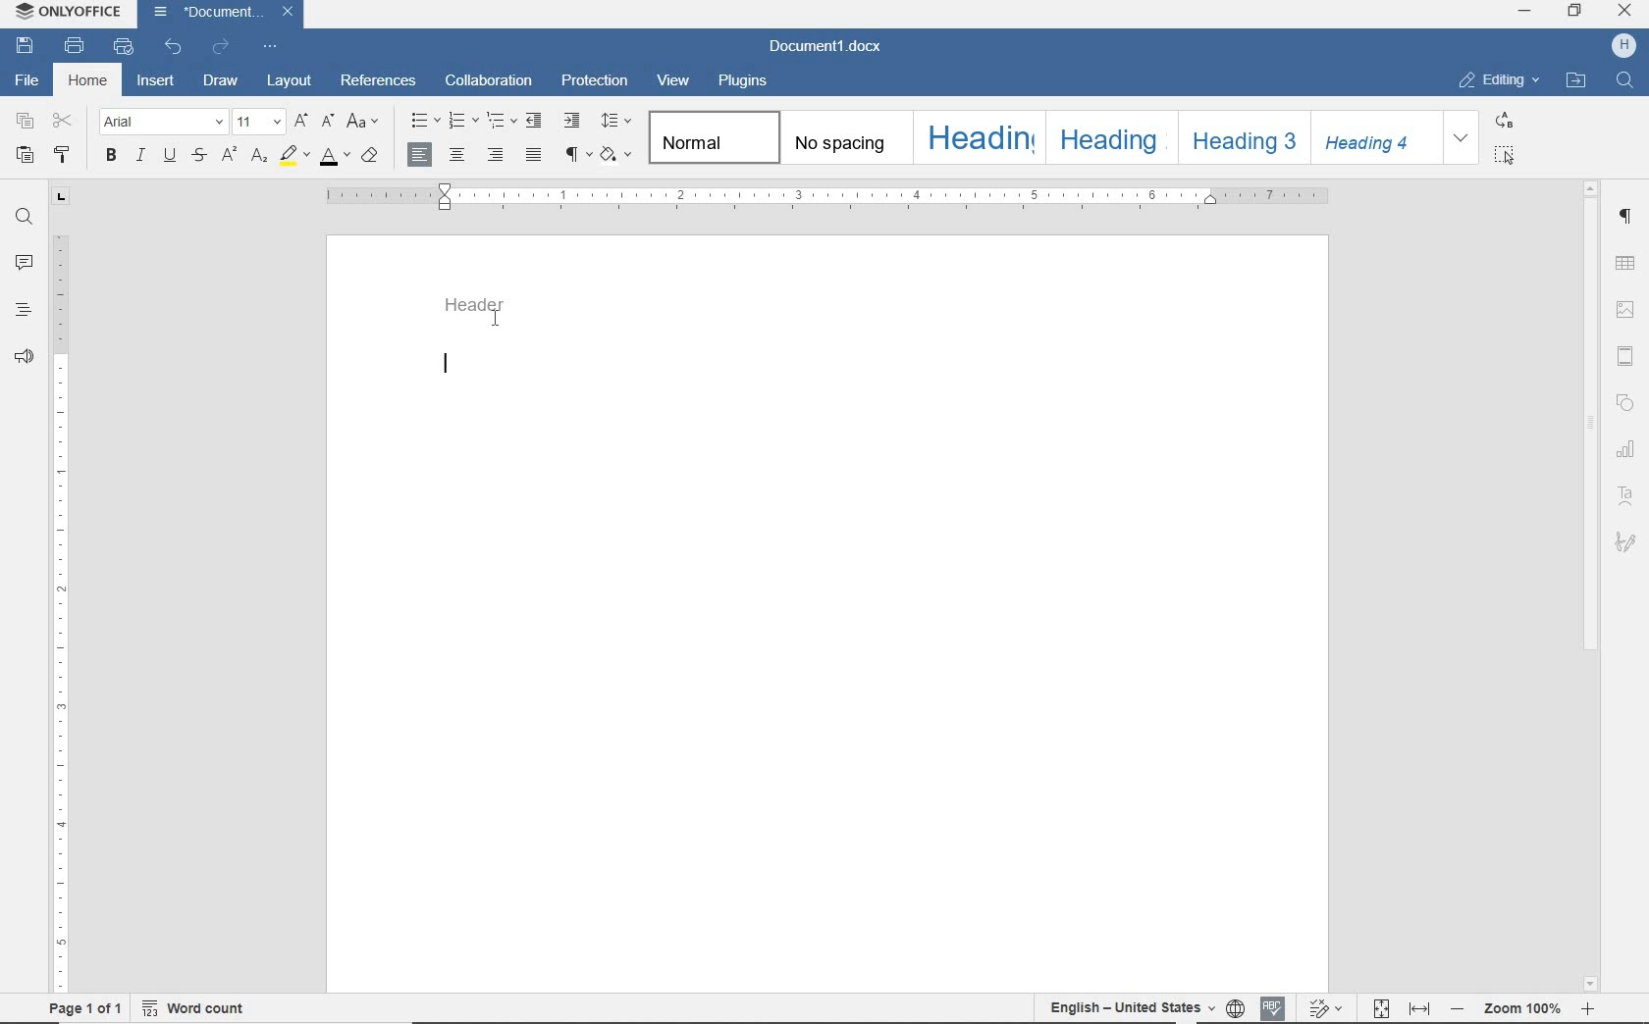 This screenshot has width=1649, height=1024. What do you see at coordinates (1505, 155) in the screenshot?
I see `SELECT ALL` at bounding box center [1505, 155].